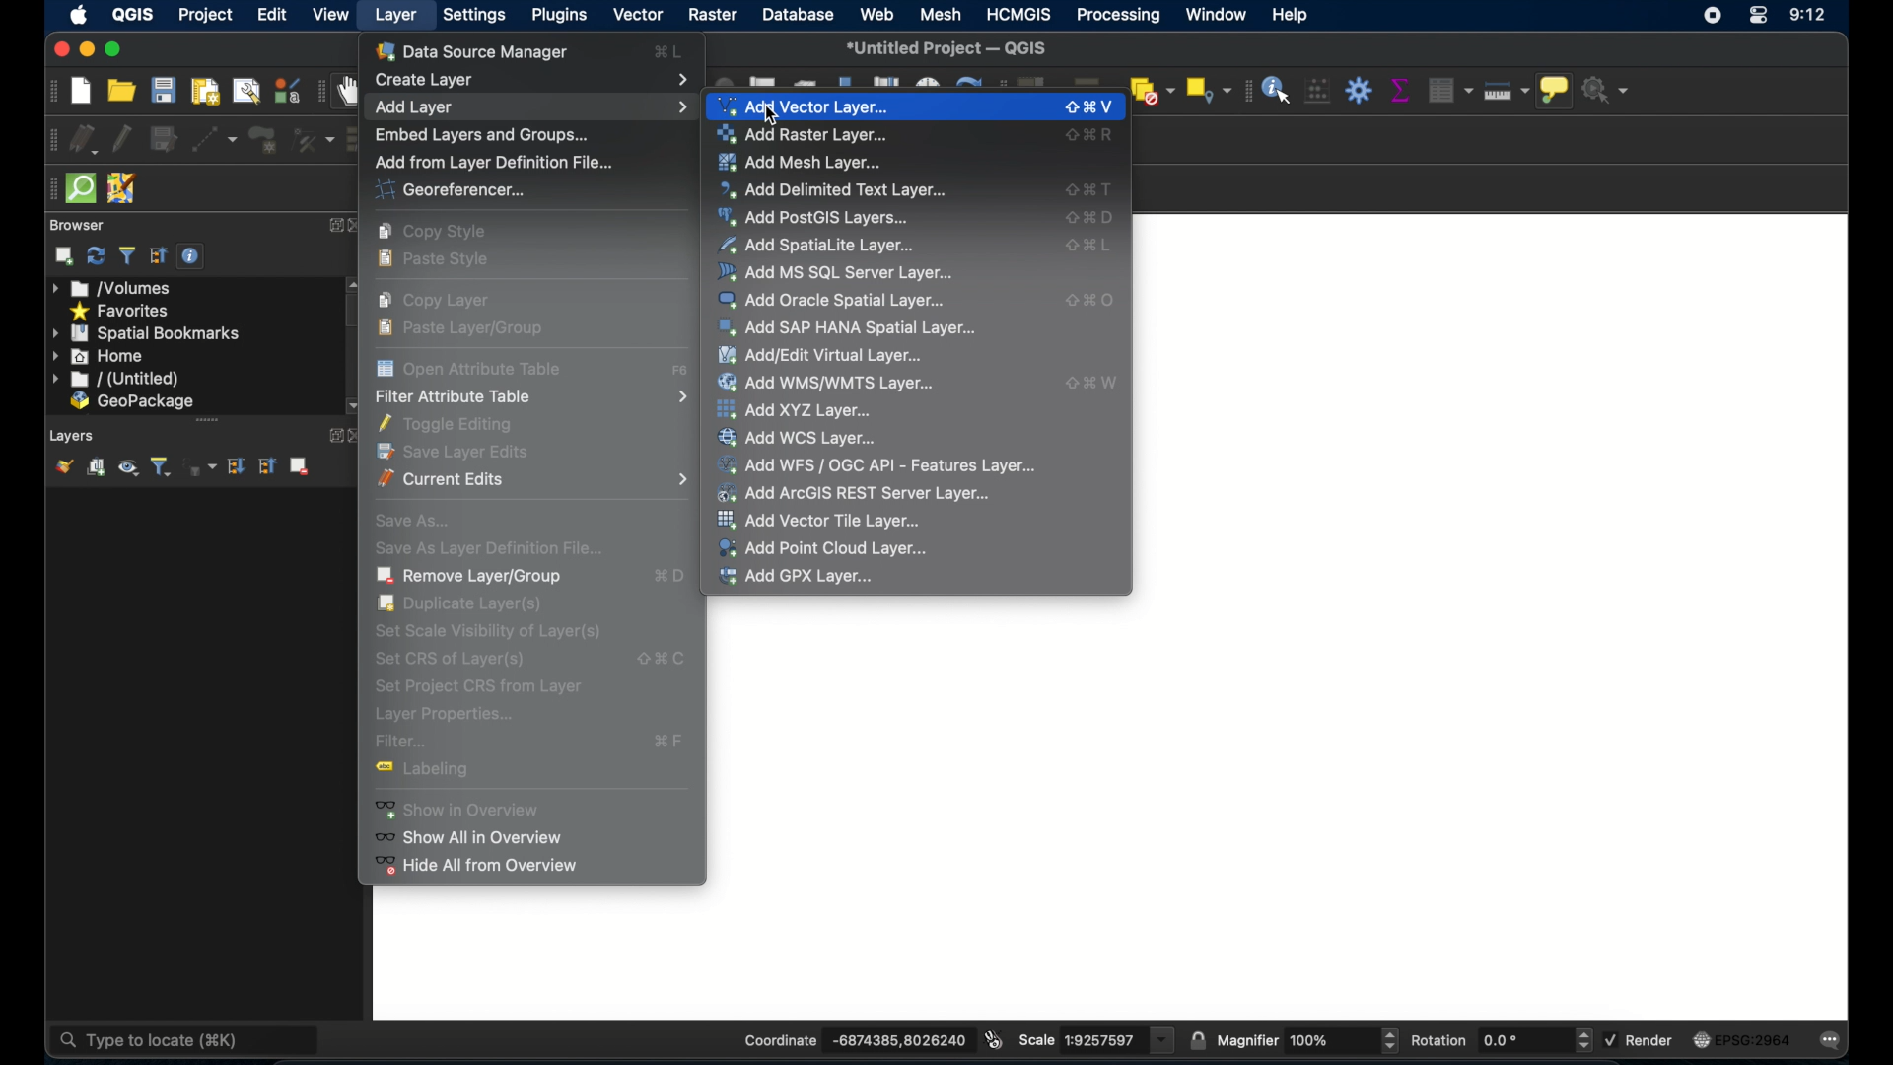 The image size is (1893, 1065). Describe the element at coordinates (916, 218) in the screenshot. I see `Add PostGIS Layers...` at that location.